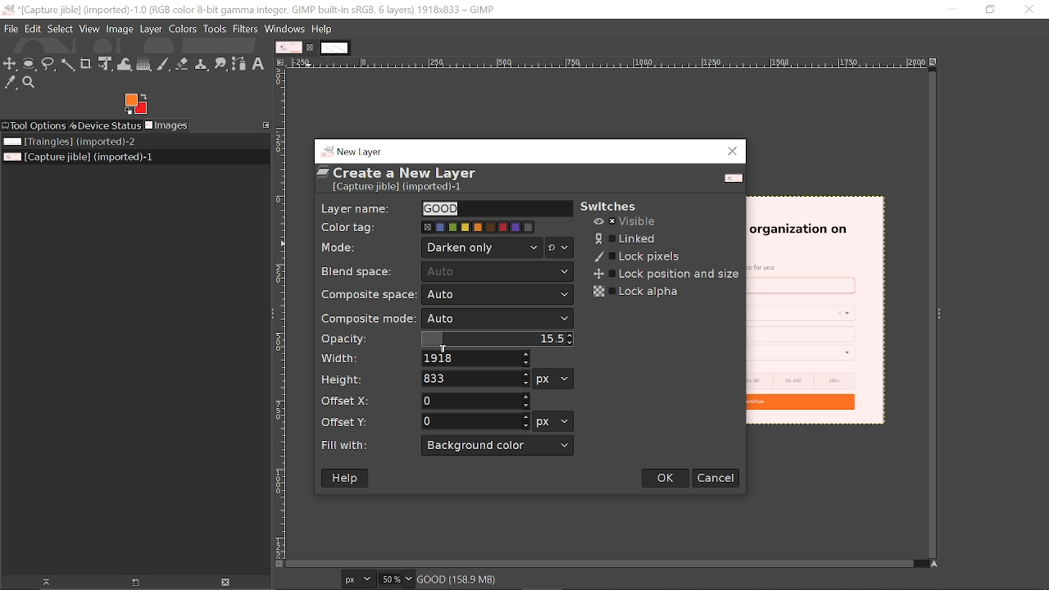 The width and height of the screenshot is (1049, 590). What do you see at coordinates (345, 339) in the screenshot?
I see `Opacity:` at bounding box center [345, 339].